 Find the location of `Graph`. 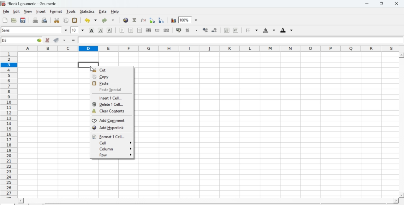

Graph is located at coordinates (174, 20).